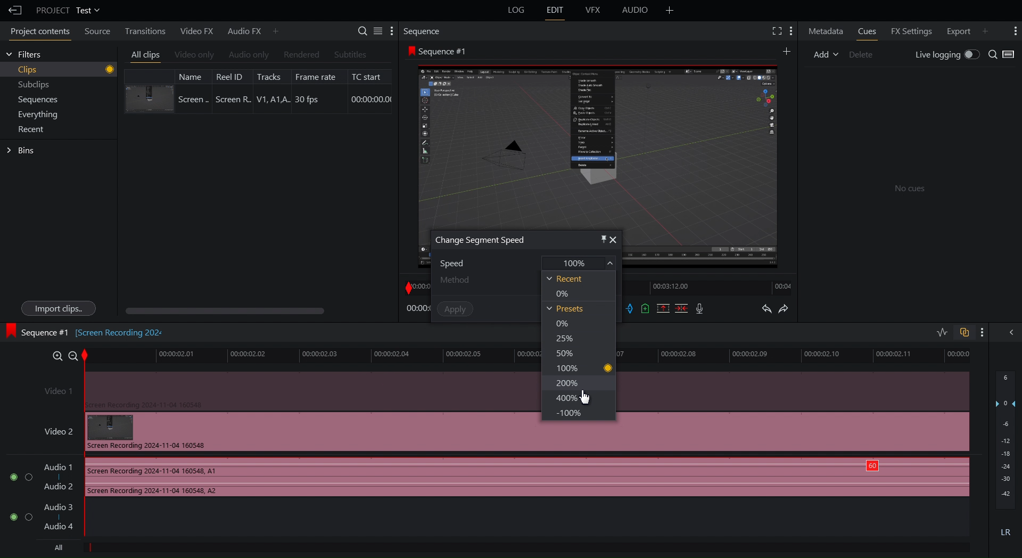 This screenshot has width=1022, height=558. Describe the element at coordinates (195, 31) in the screenshot. I see `Video FX` at that location.